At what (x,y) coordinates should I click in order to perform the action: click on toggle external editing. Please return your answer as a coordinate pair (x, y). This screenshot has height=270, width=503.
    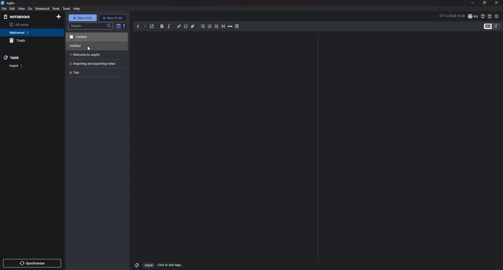
    Looking at the image, I should click on (152, 27).